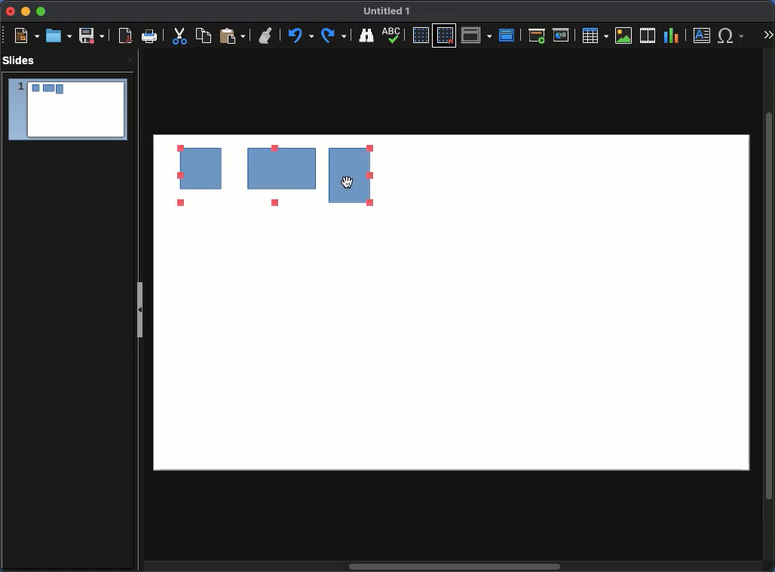 The height and width of the screenshot is (572, 775). Describe the element at coordinates (703, 35) in the screenshot. I see `Text box` at that location.